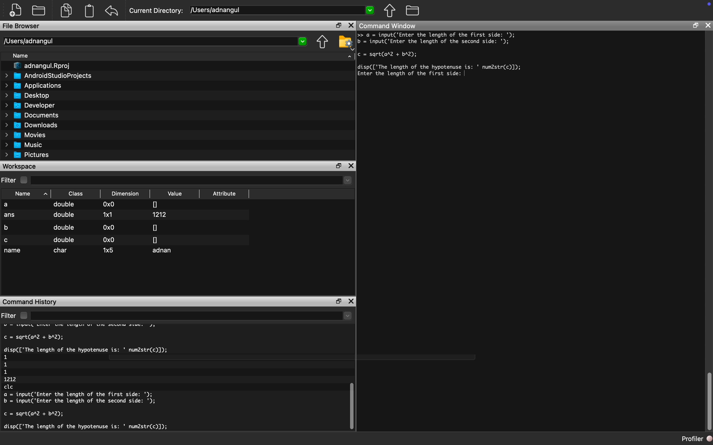  I want to click on  Desktop, so click(31, 95).